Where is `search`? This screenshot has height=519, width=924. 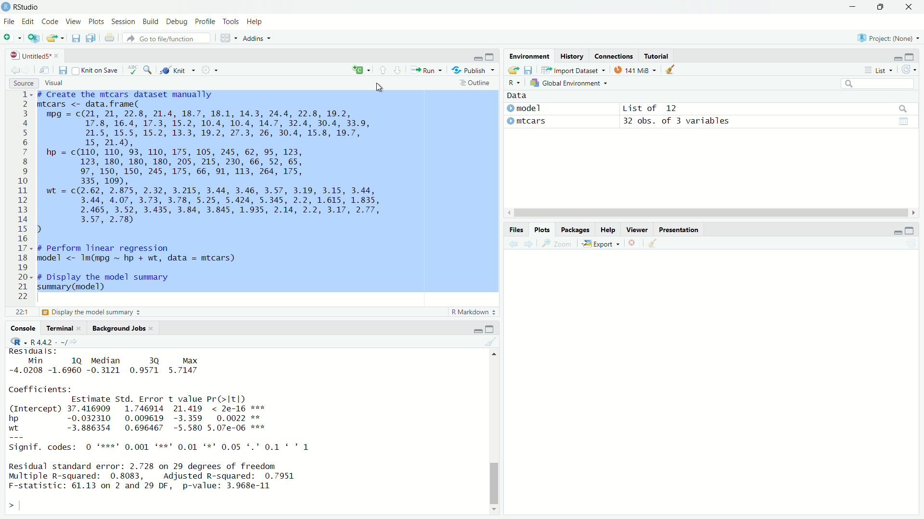
search is located at coordinates (150, 71).